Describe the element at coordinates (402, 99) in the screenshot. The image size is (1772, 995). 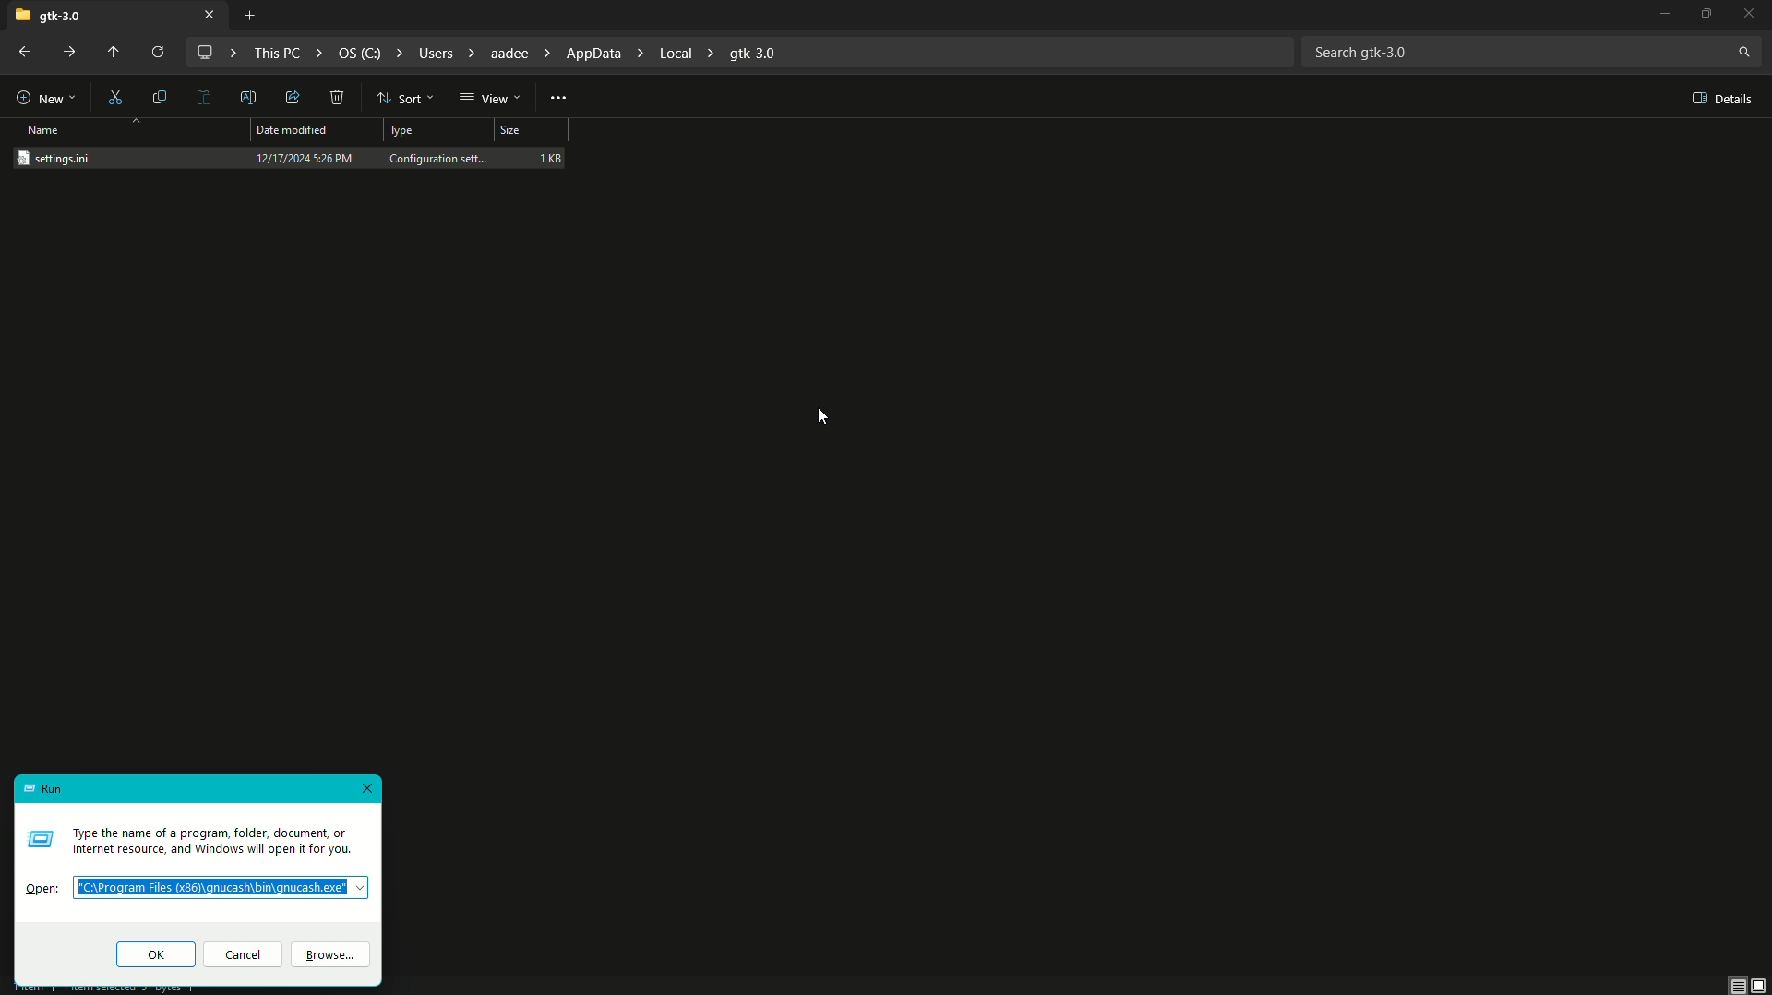
I see `Sort` at that location.